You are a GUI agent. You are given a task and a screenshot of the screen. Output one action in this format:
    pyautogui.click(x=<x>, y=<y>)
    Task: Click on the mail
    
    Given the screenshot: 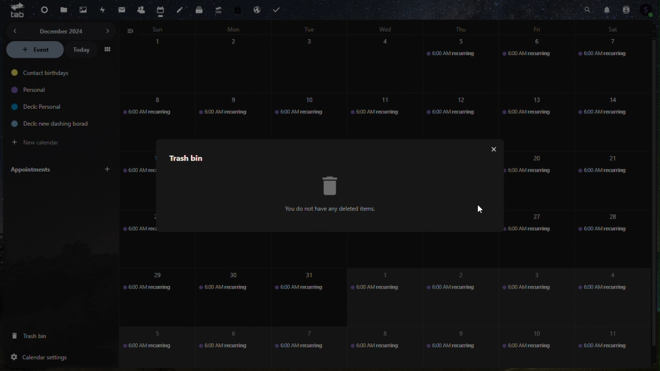 What is the action you would take?
    pyautogui.click(x=121, y=10)
    